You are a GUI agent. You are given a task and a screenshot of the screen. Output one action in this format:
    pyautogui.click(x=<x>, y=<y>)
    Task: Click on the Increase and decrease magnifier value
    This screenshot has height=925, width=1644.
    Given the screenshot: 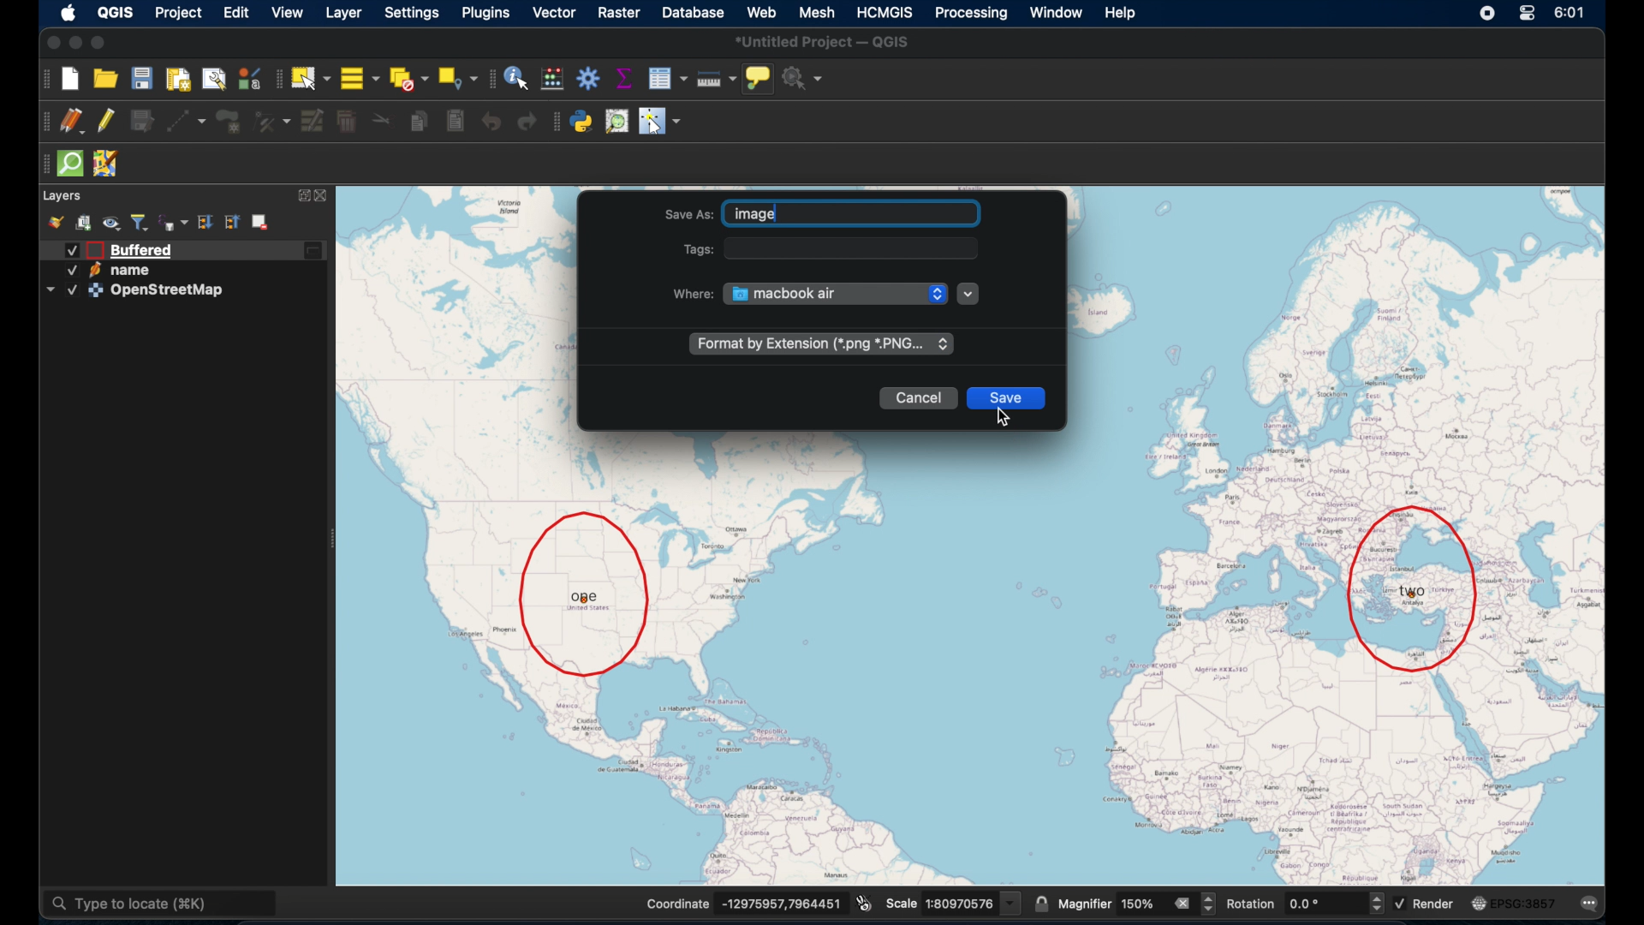 What is the action you would take?
    pyautogui.click(x=1209, y=904)
    